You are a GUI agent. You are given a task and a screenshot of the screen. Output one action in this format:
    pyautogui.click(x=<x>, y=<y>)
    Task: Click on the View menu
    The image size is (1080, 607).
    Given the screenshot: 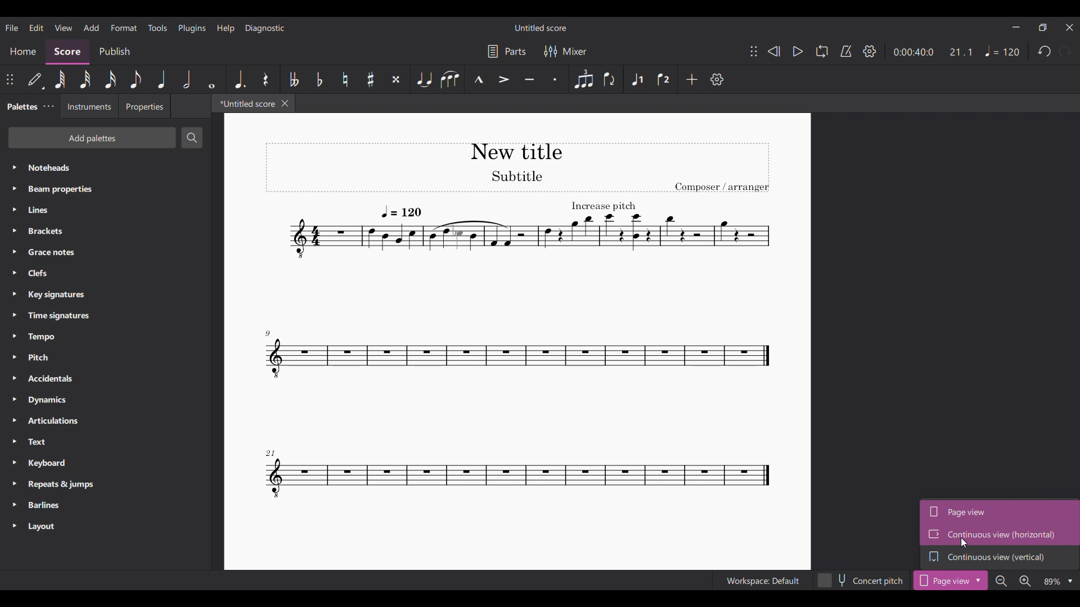 What is the action you would take?
    pyautogui.click(x=63, y=28)
    